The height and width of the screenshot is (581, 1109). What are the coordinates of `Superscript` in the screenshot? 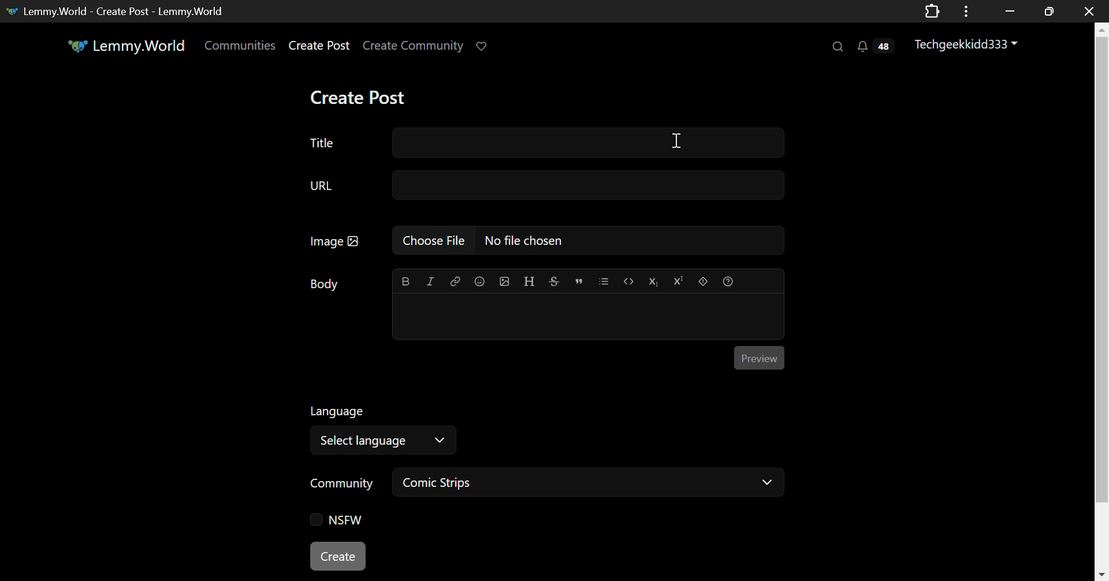 It's located at (678, 281).